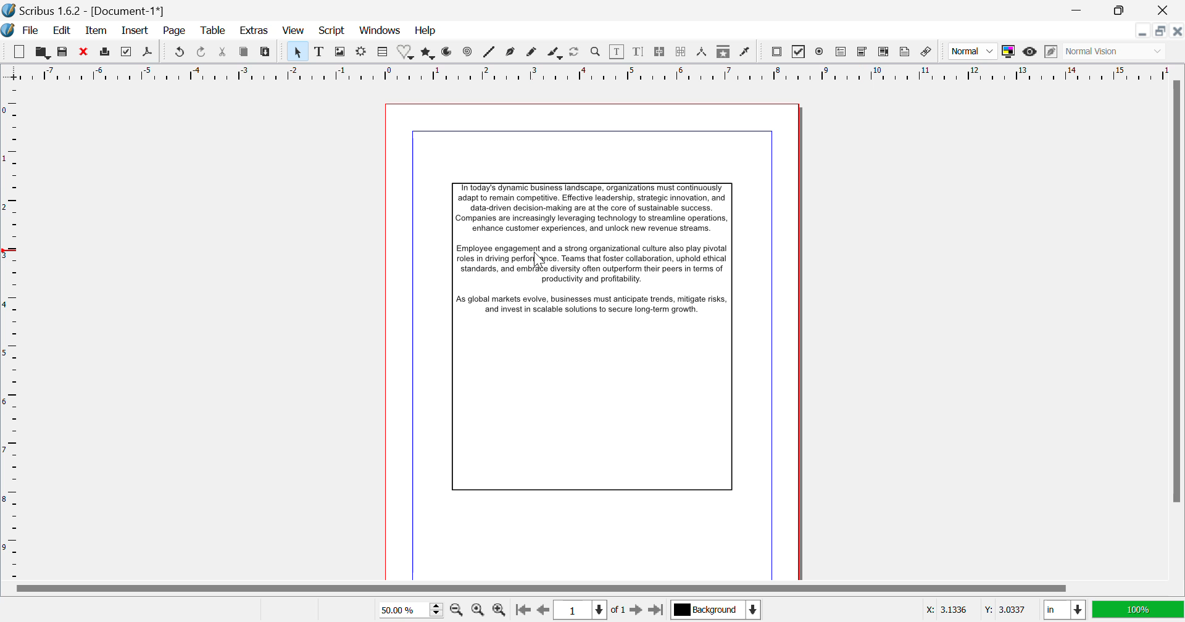 This screenshot has height=622, width=1185. Describe the element at coordinates (380, 30) in the screenshot. I see `Windows` at that location.